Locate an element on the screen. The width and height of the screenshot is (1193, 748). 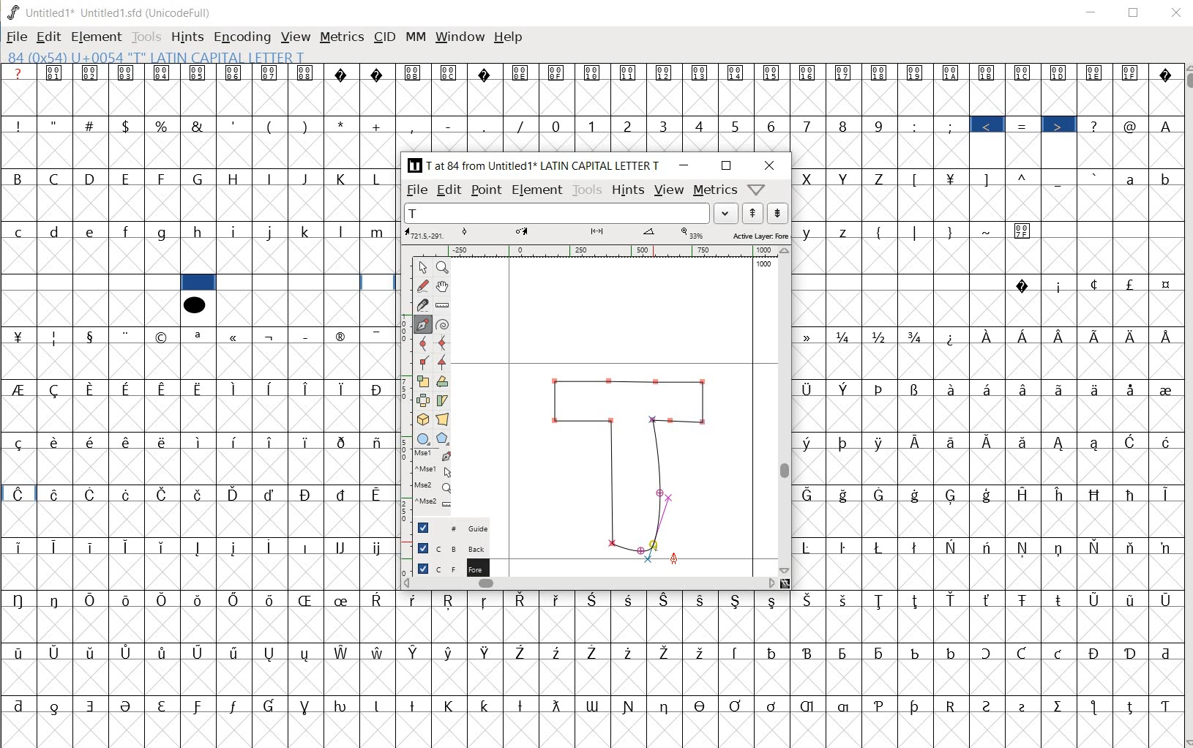
h is located at coordinates (201, 233).